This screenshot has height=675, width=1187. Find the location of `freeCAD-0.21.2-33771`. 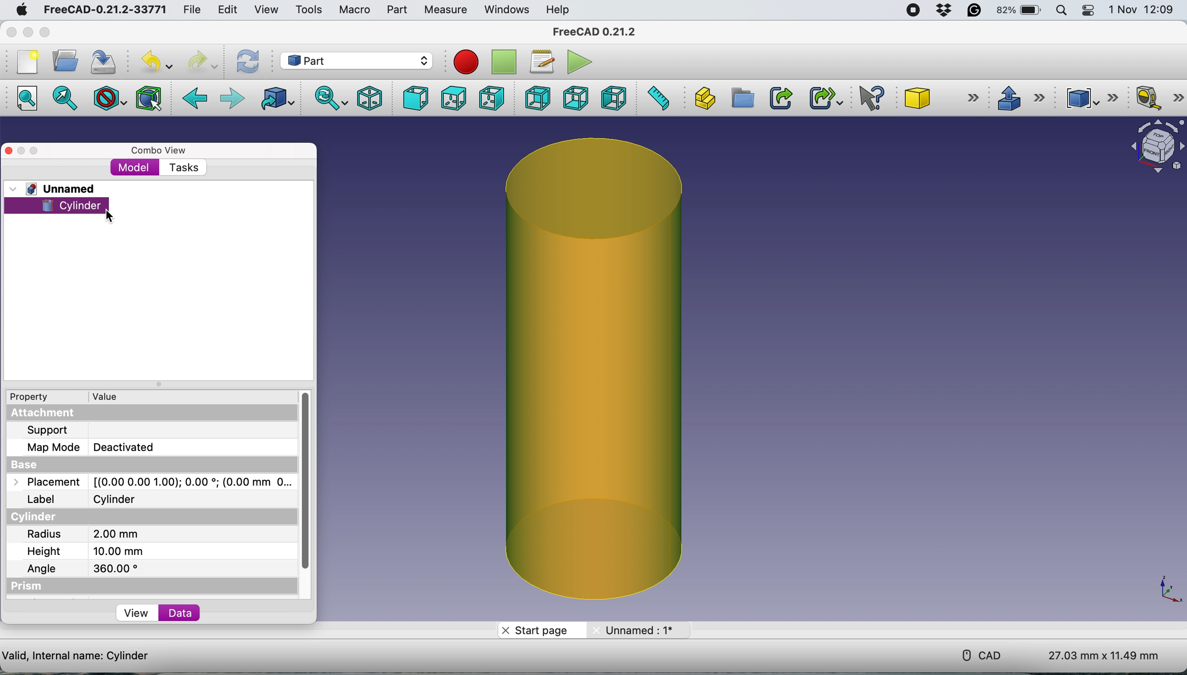

freeCAD-0.21.2-33771 is located at coordinates (103, 10).